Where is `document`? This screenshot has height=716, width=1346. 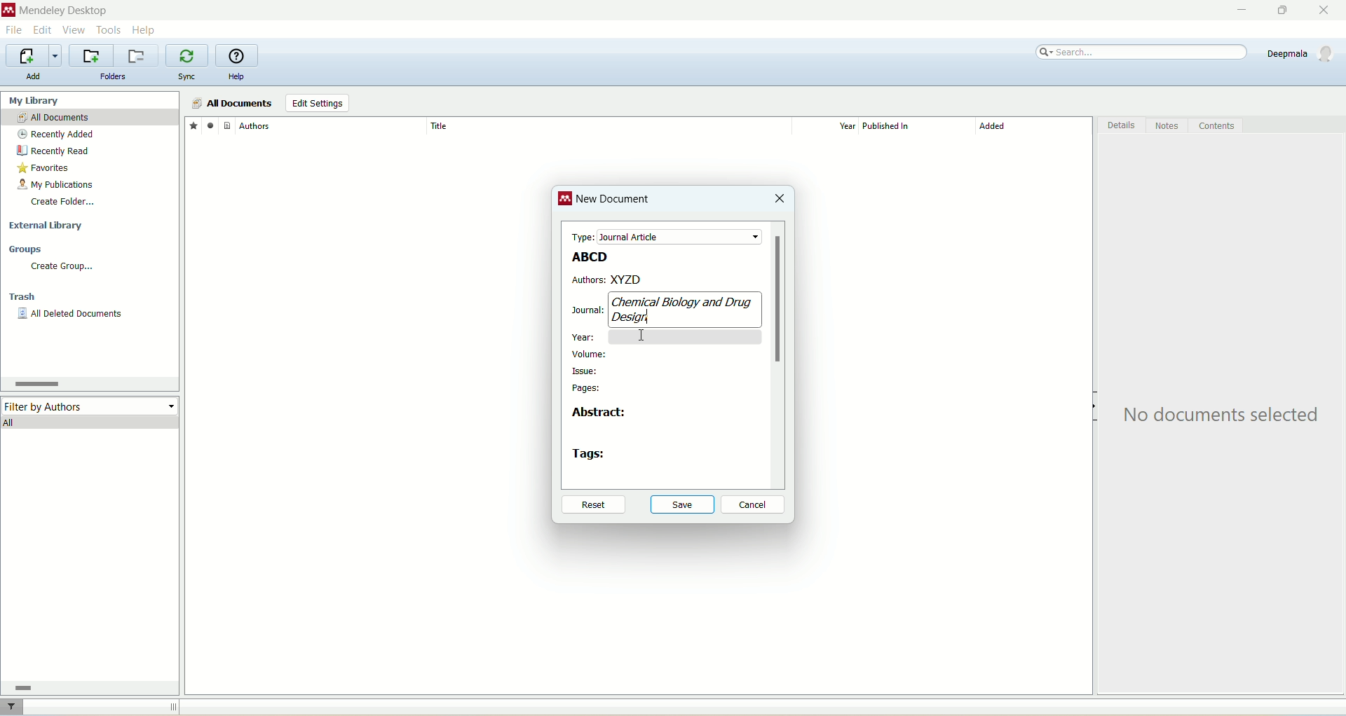 document is located at coordinates (227, 125).